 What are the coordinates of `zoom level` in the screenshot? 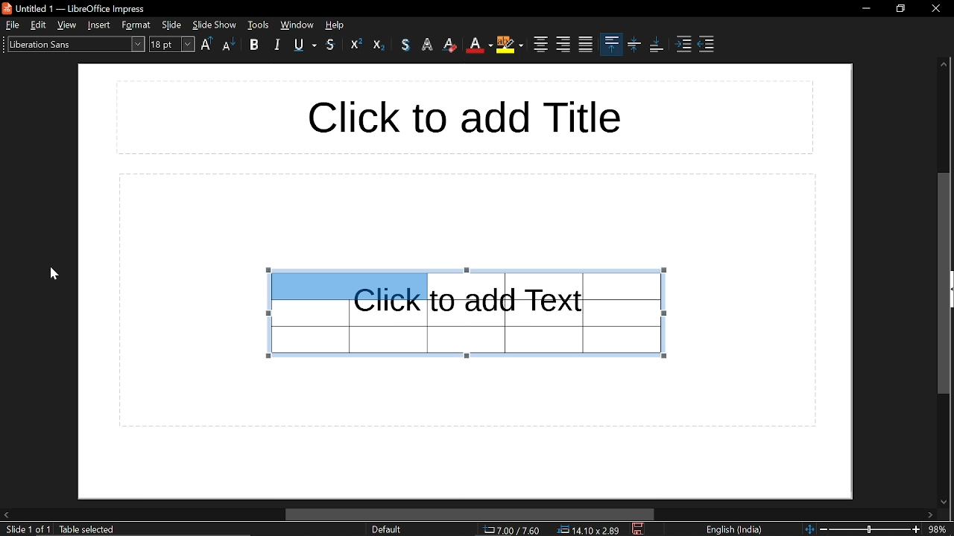 It's located at (939, 529).